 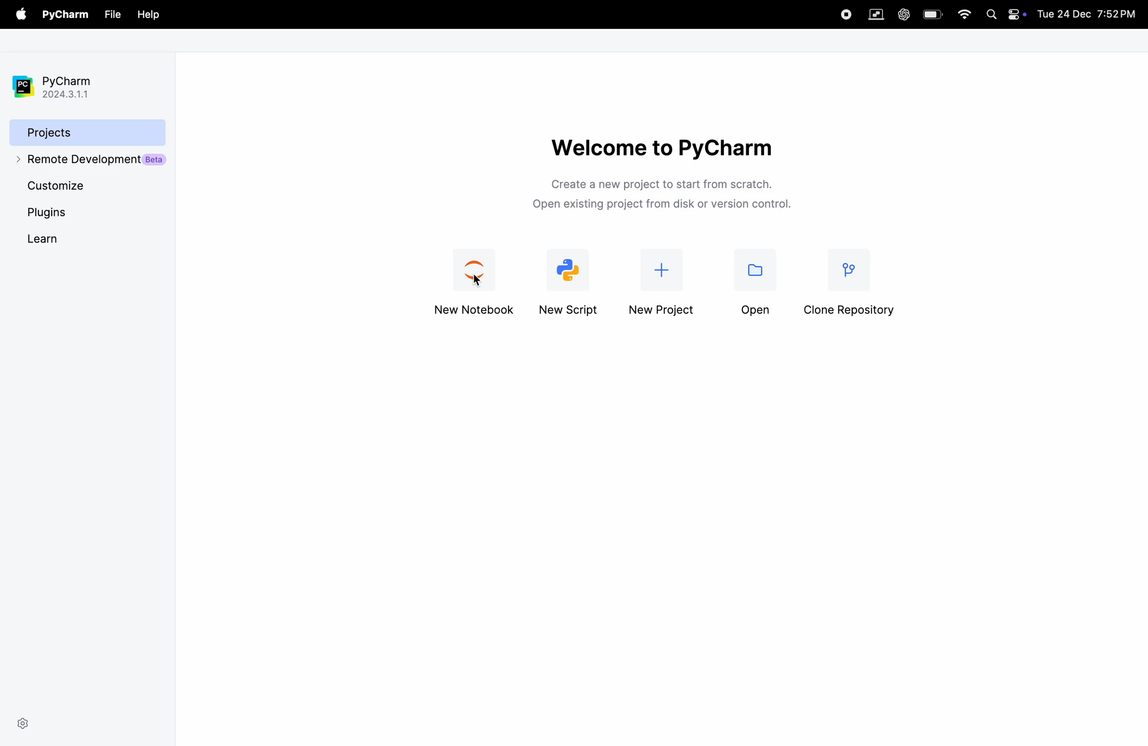 I want to click on plugins, so click(x=63, y=210).